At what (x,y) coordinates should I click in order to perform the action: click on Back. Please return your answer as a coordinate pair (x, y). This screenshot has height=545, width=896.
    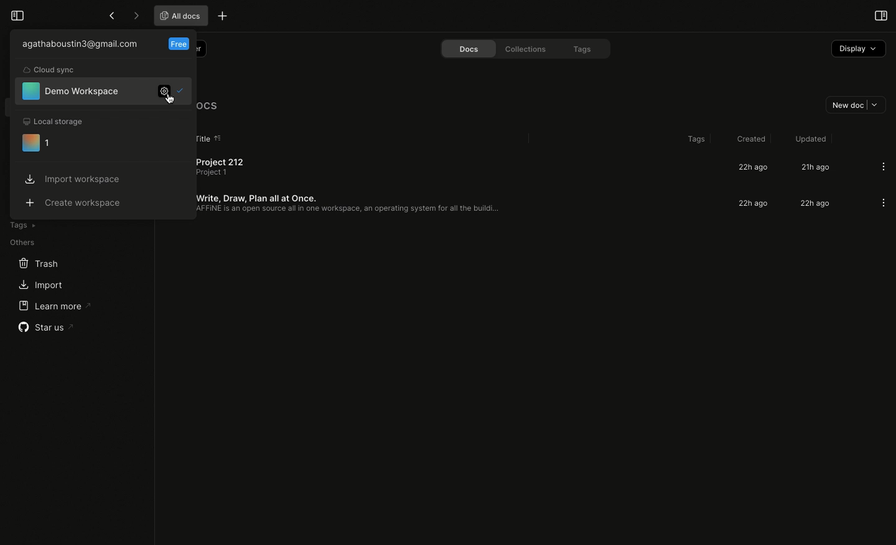
    Looking at the image, I should click on (111, 16).